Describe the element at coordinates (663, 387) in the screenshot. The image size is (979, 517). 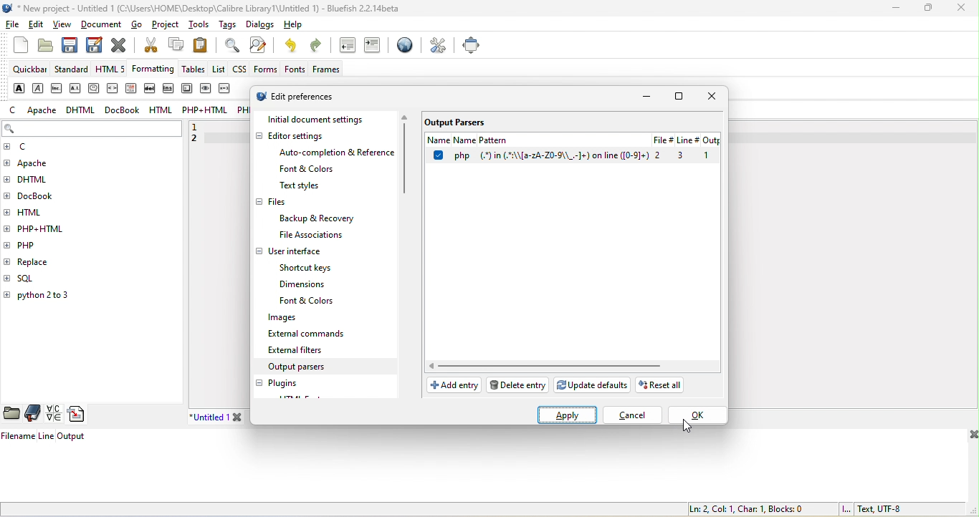
I see `reset all` at that location.